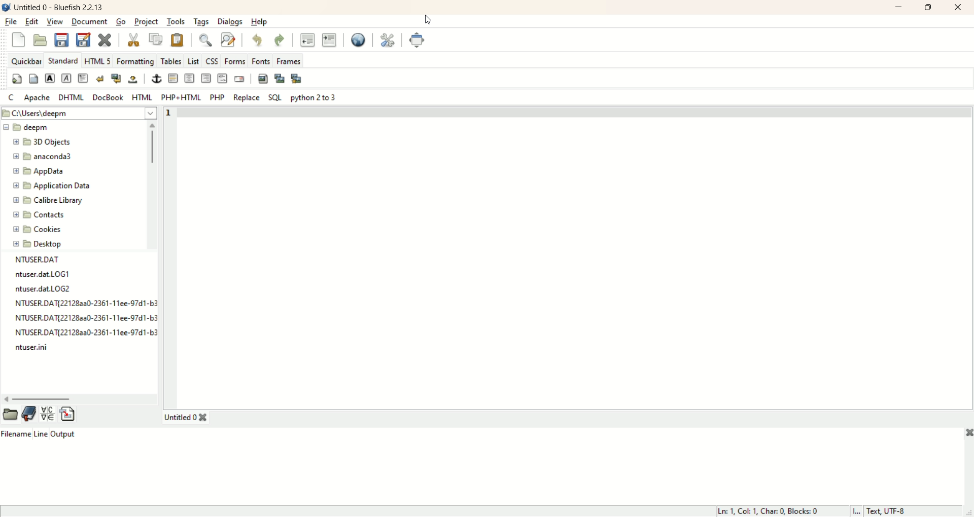  Describe the element at coordinates (246, 98) in the screenshot. I see `replace` at that location.